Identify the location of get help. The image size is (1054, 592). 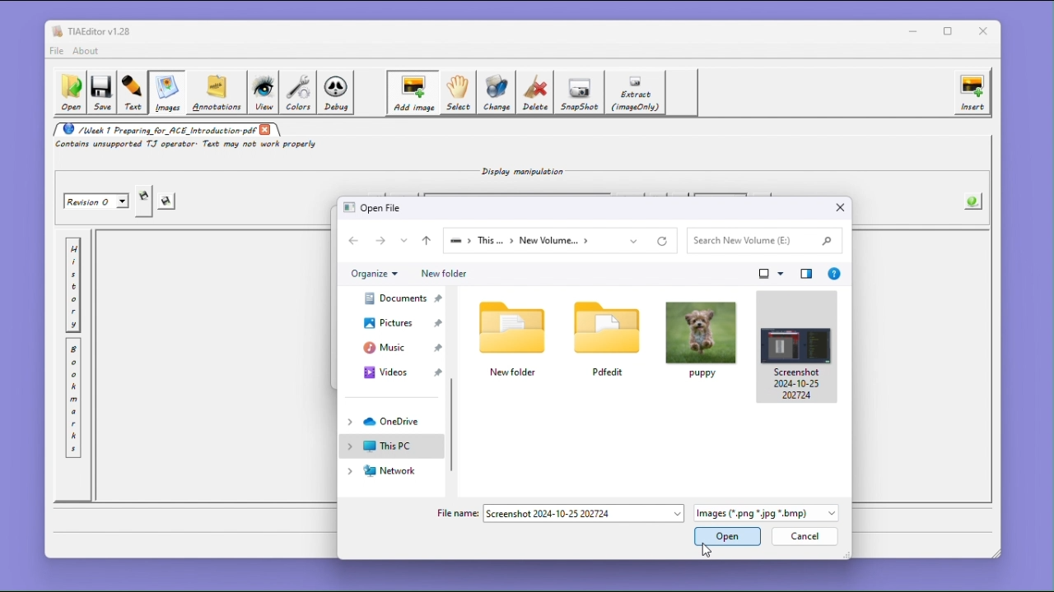
(835, 273).